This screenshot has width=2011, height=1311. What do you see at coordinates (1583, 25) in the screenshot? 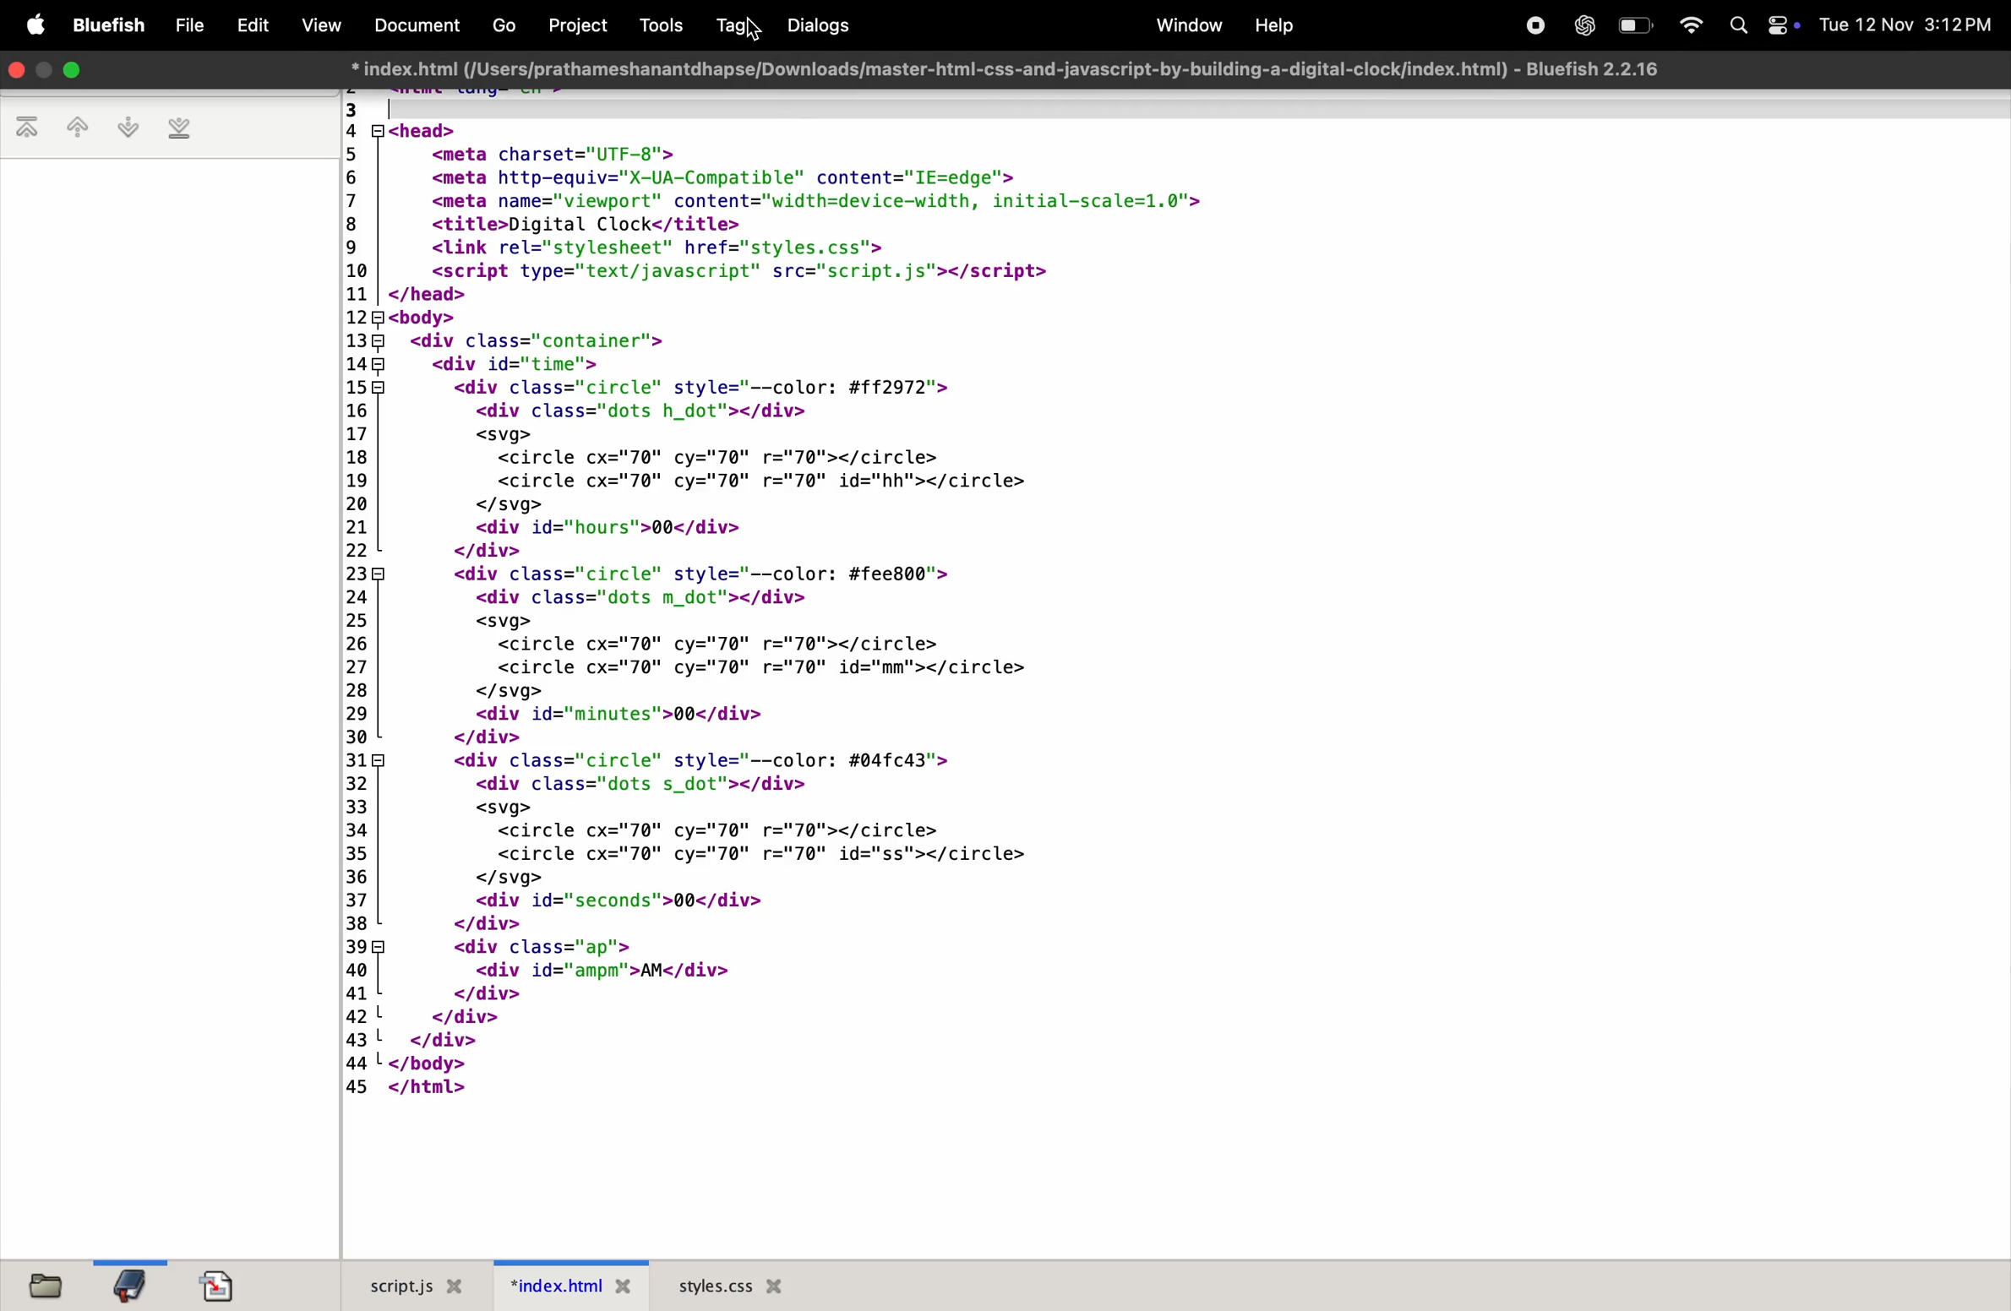
I see `chatgpt` at bounding box center [1583, 25].